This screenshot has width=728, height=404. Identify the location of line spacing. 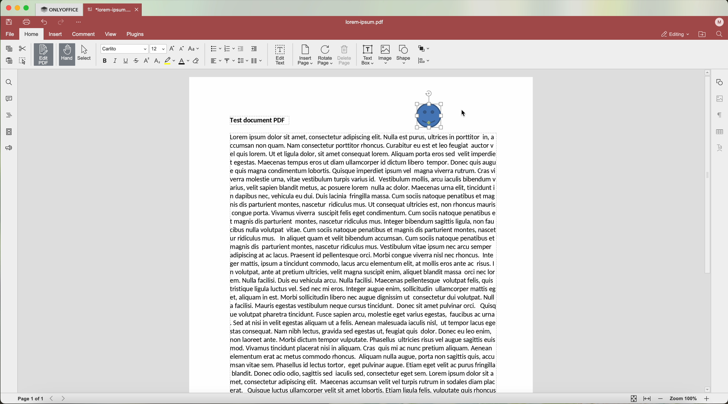
(242, 61).